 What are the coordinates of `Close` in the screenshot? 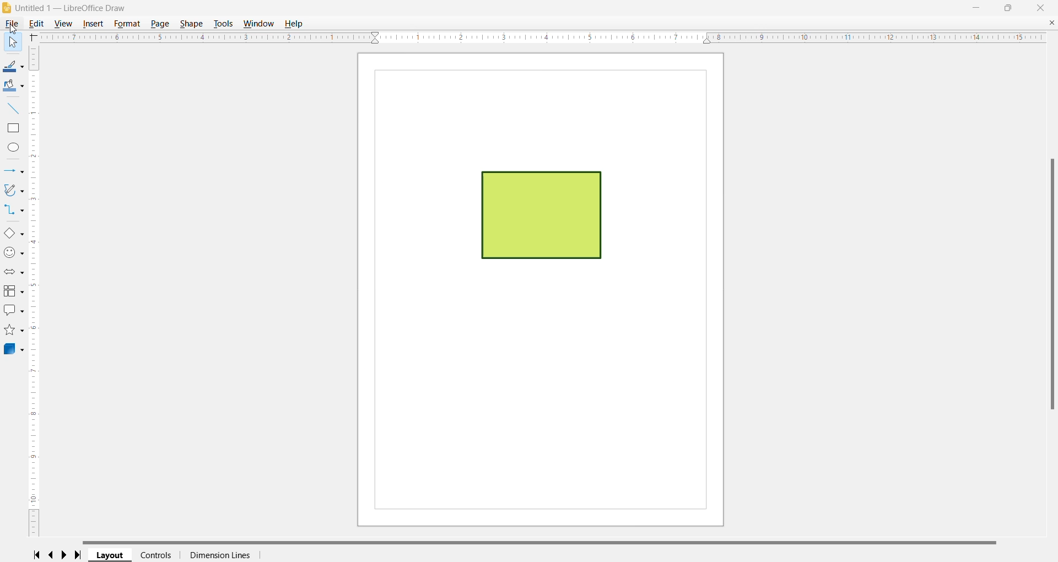 It's located at (1042, 7).